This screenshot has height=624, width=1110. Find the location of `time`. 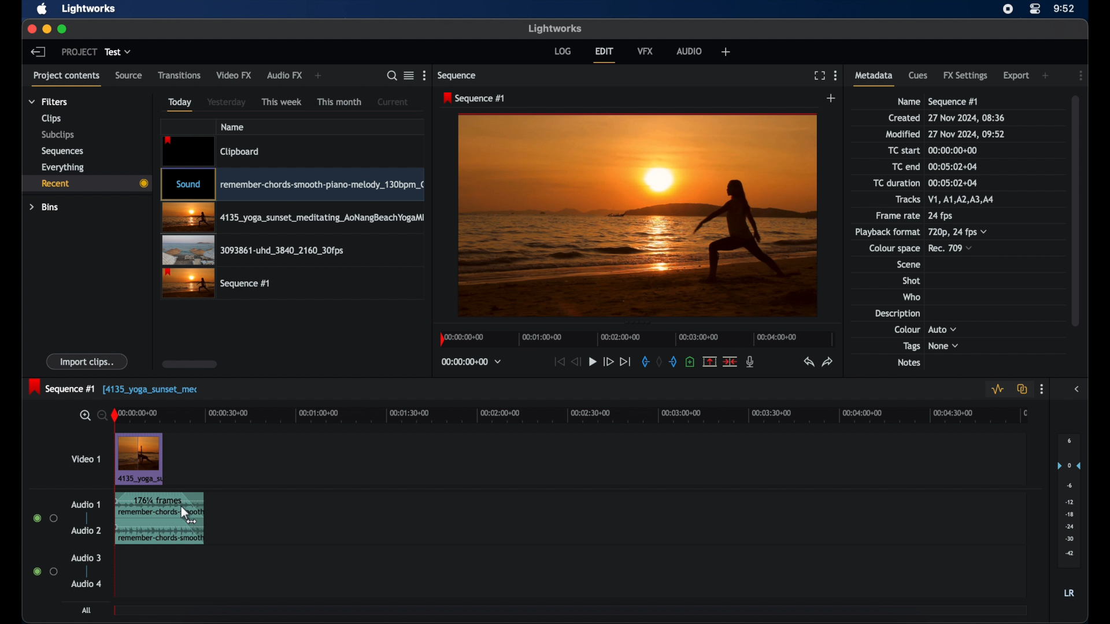

time is located at coordinates (1064, 8).